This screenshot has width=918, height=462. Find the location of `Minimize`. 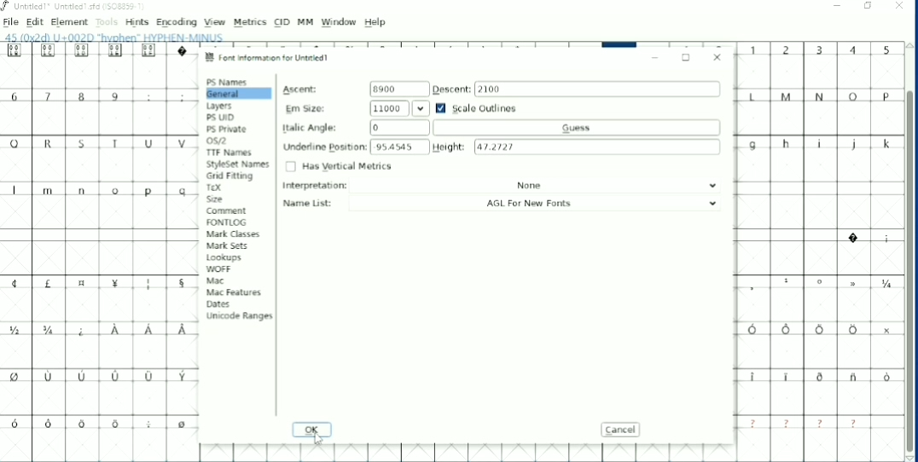

Minimize is located at coordinates (839, 7).